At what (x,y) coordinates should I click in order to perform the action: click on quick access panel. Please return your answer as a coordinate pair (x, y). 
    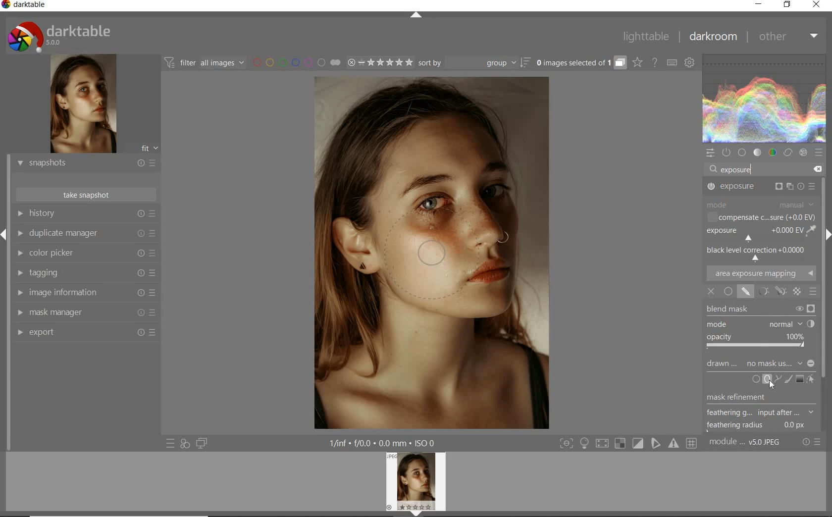
    Looking at the image, I should click on (709, 153).